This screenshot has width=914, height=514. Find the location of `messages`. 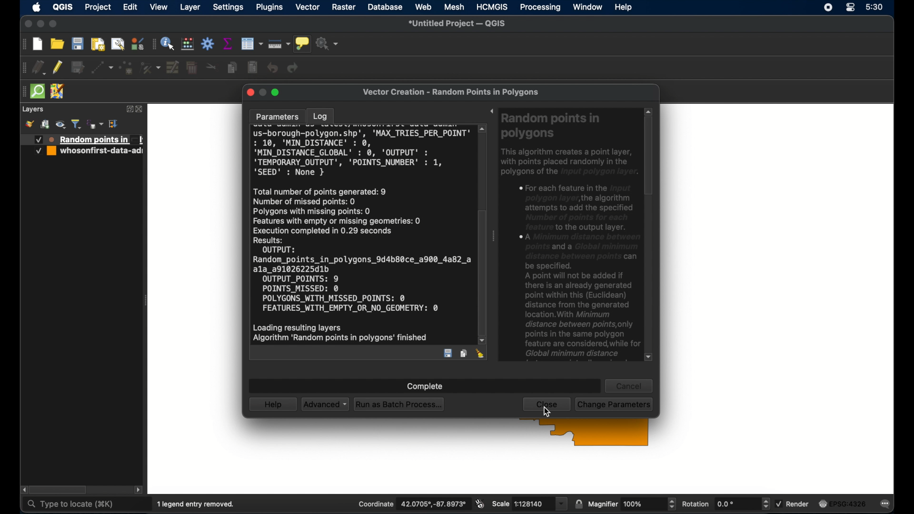

messages is located at coordinates (886, 504).